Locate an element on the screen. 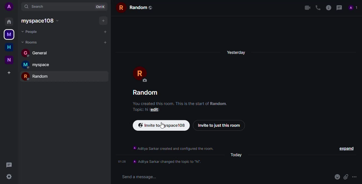  attach is located at coordinates (345, 177).